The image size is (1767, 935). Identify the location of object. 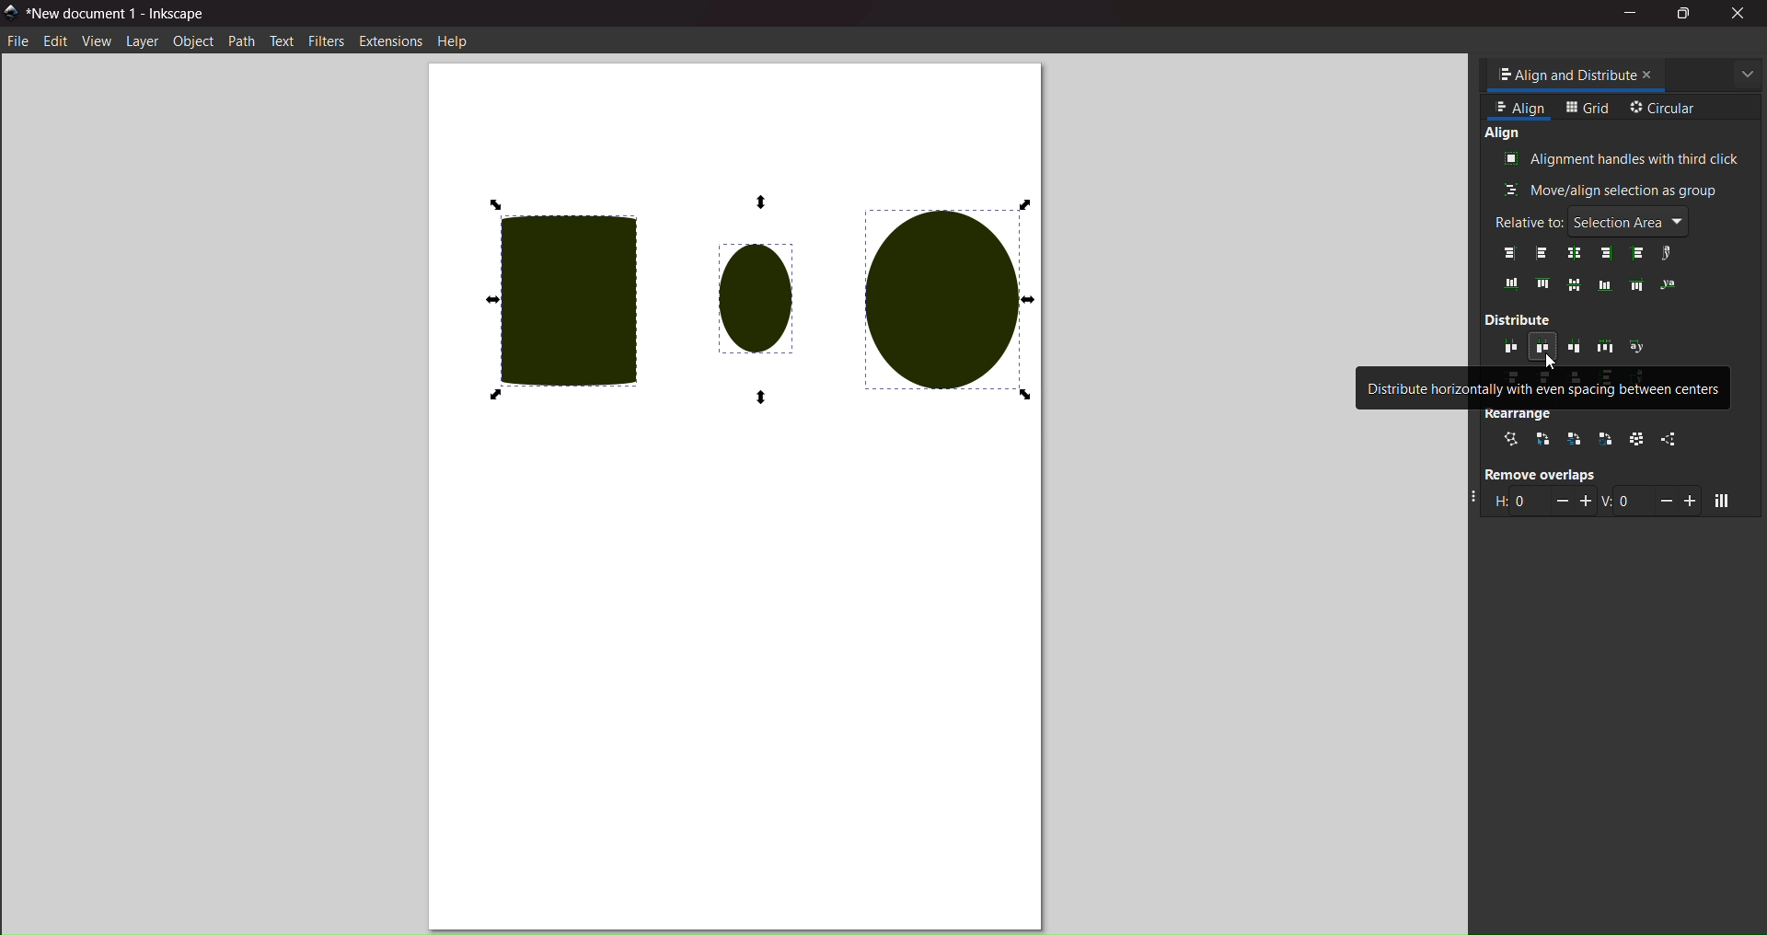
(193, 41).